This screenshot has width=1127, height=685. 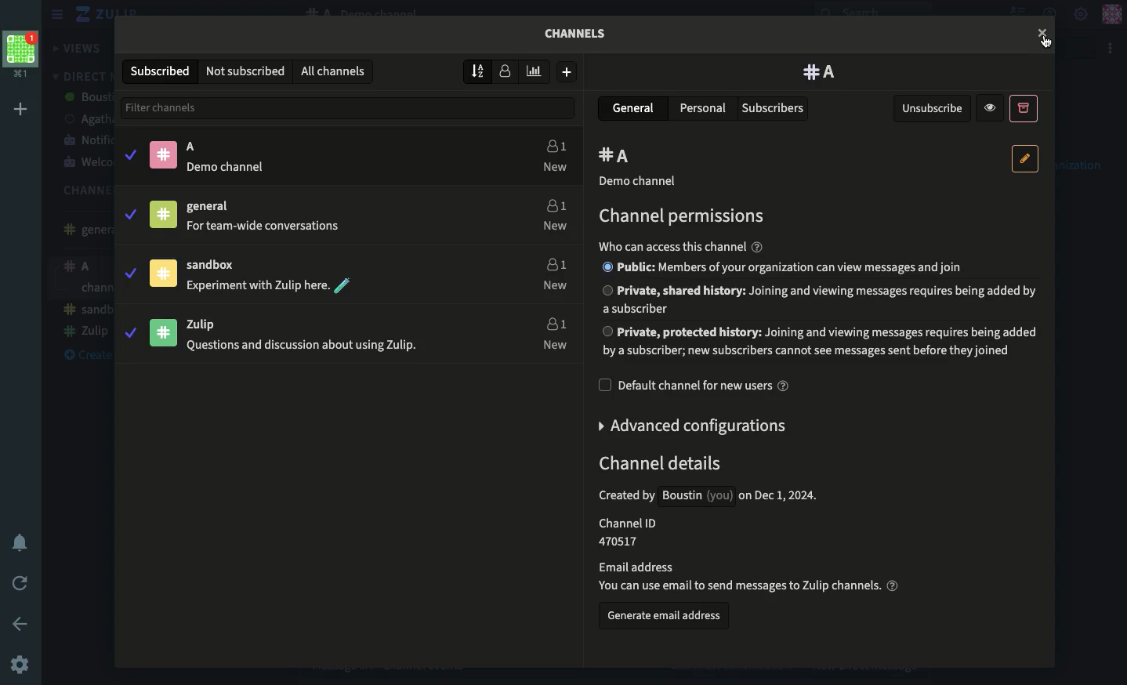 I want to click on Channel details, so click(x=739, y=524).